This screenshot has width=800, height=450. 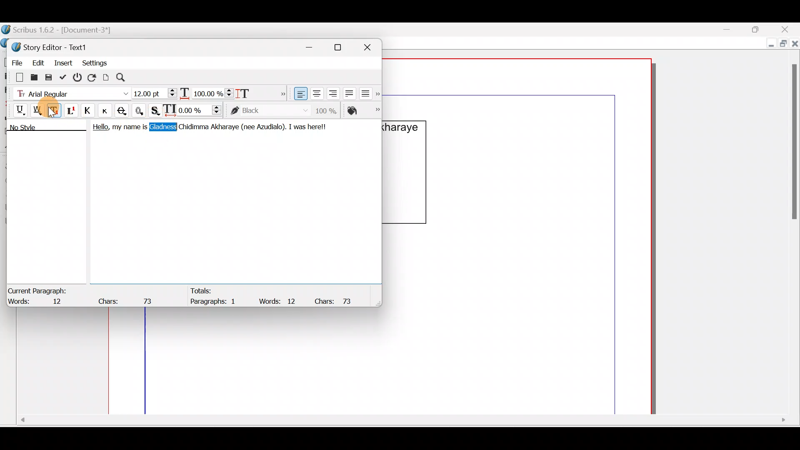 I want to click on Font size - 12:00pt, so click(x=155, y=93).